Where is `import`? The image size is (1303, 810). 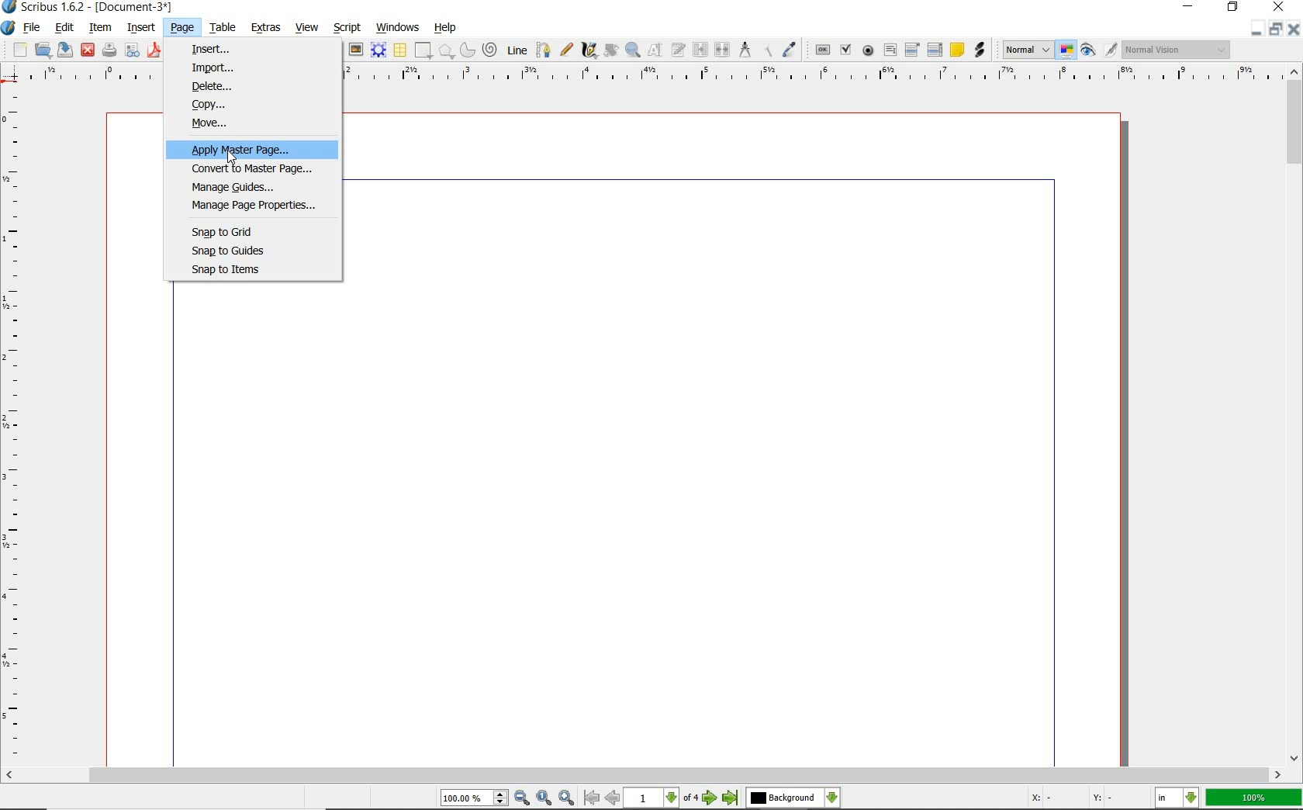
import is located at coordinates (215, 67).